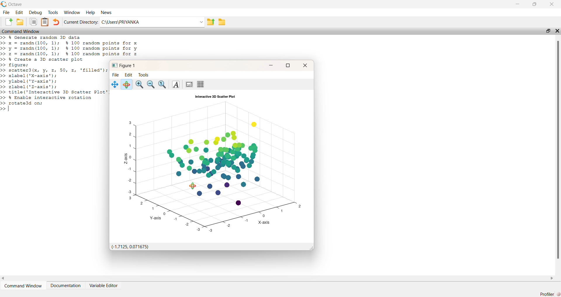 This screenshot has height=297, width=561. Describe the element at coordinates (15, 4) in the screenshot. I see `Octave` at that location.